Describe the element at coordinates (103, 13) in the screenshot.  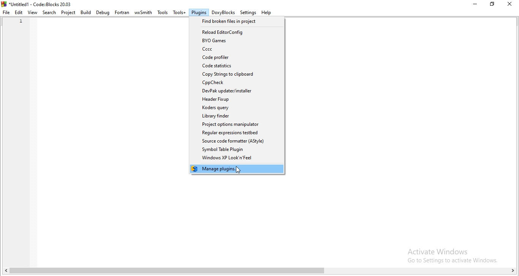
I see `Debug` at that location.